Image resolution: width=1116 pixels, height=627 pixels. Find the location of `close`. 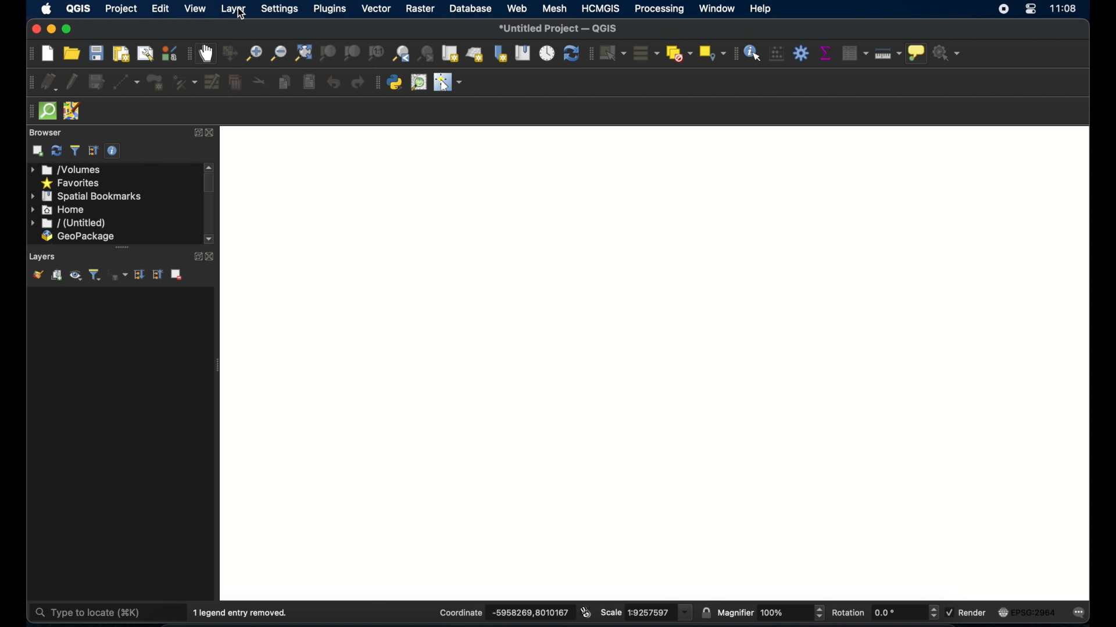

close is located at coordinates (34, 30).